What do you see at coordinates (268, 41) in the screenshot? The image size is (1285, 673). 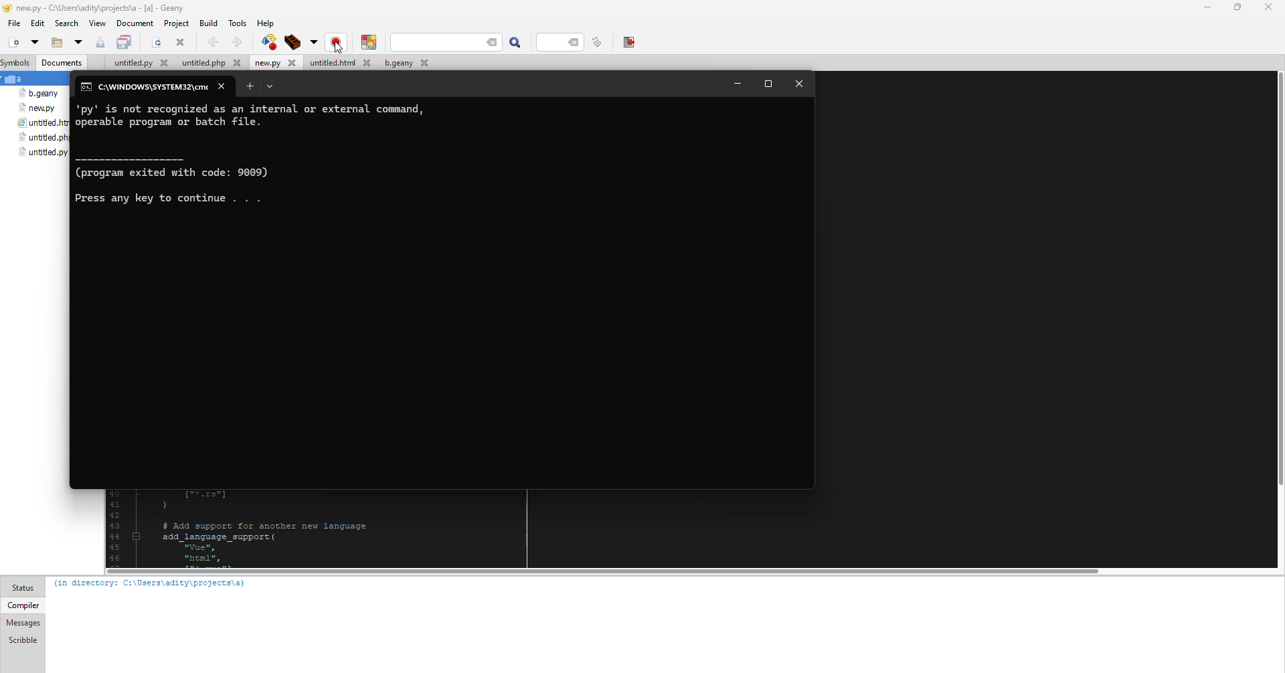 I see `compile` at bounding box center [268, 41].